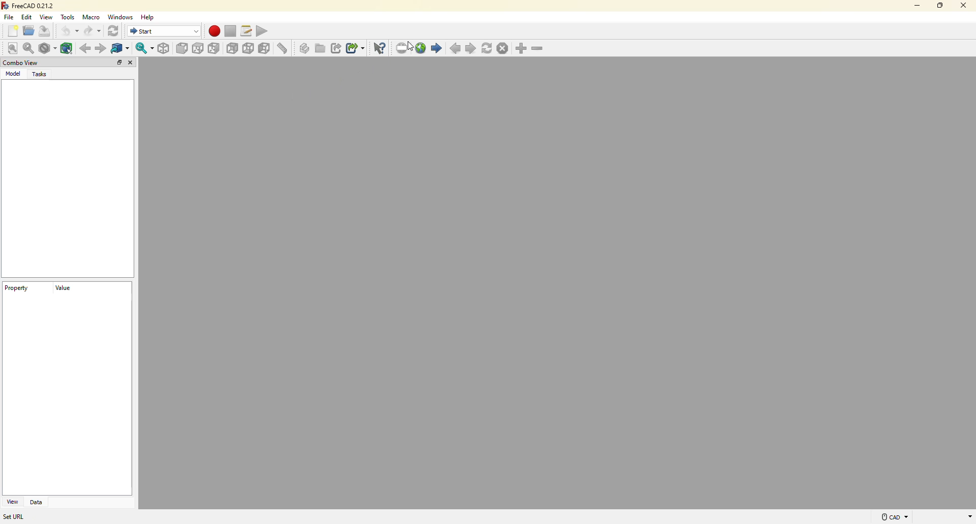 This screenshot has height=524, width=976. I want to click on rear, so click(233, 48).